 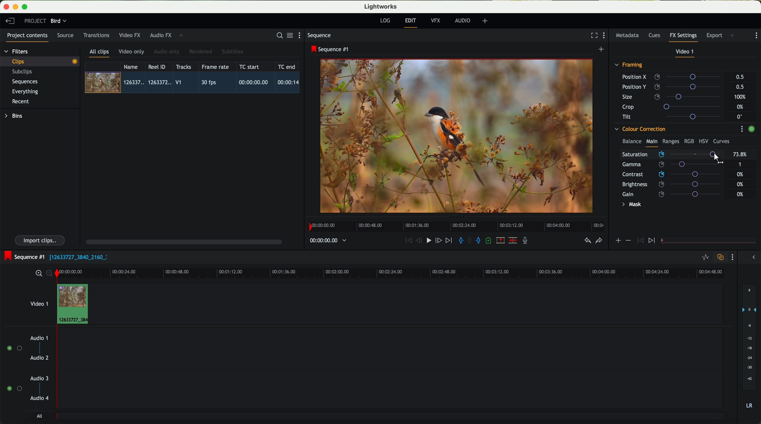 What do you see at coordinates (740, 165) in the screenshot?
I see `1` at bounding box center [740, 165].